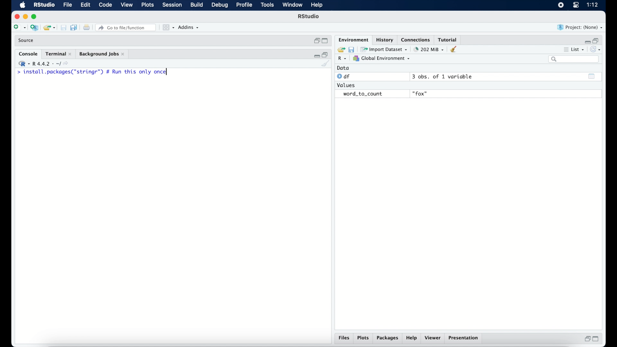 The height and width of the screenshot is (347, 617). What do you see at coordinates (416, 39) in the screenshot?
I see `connections` at bounding box center [416, 39].